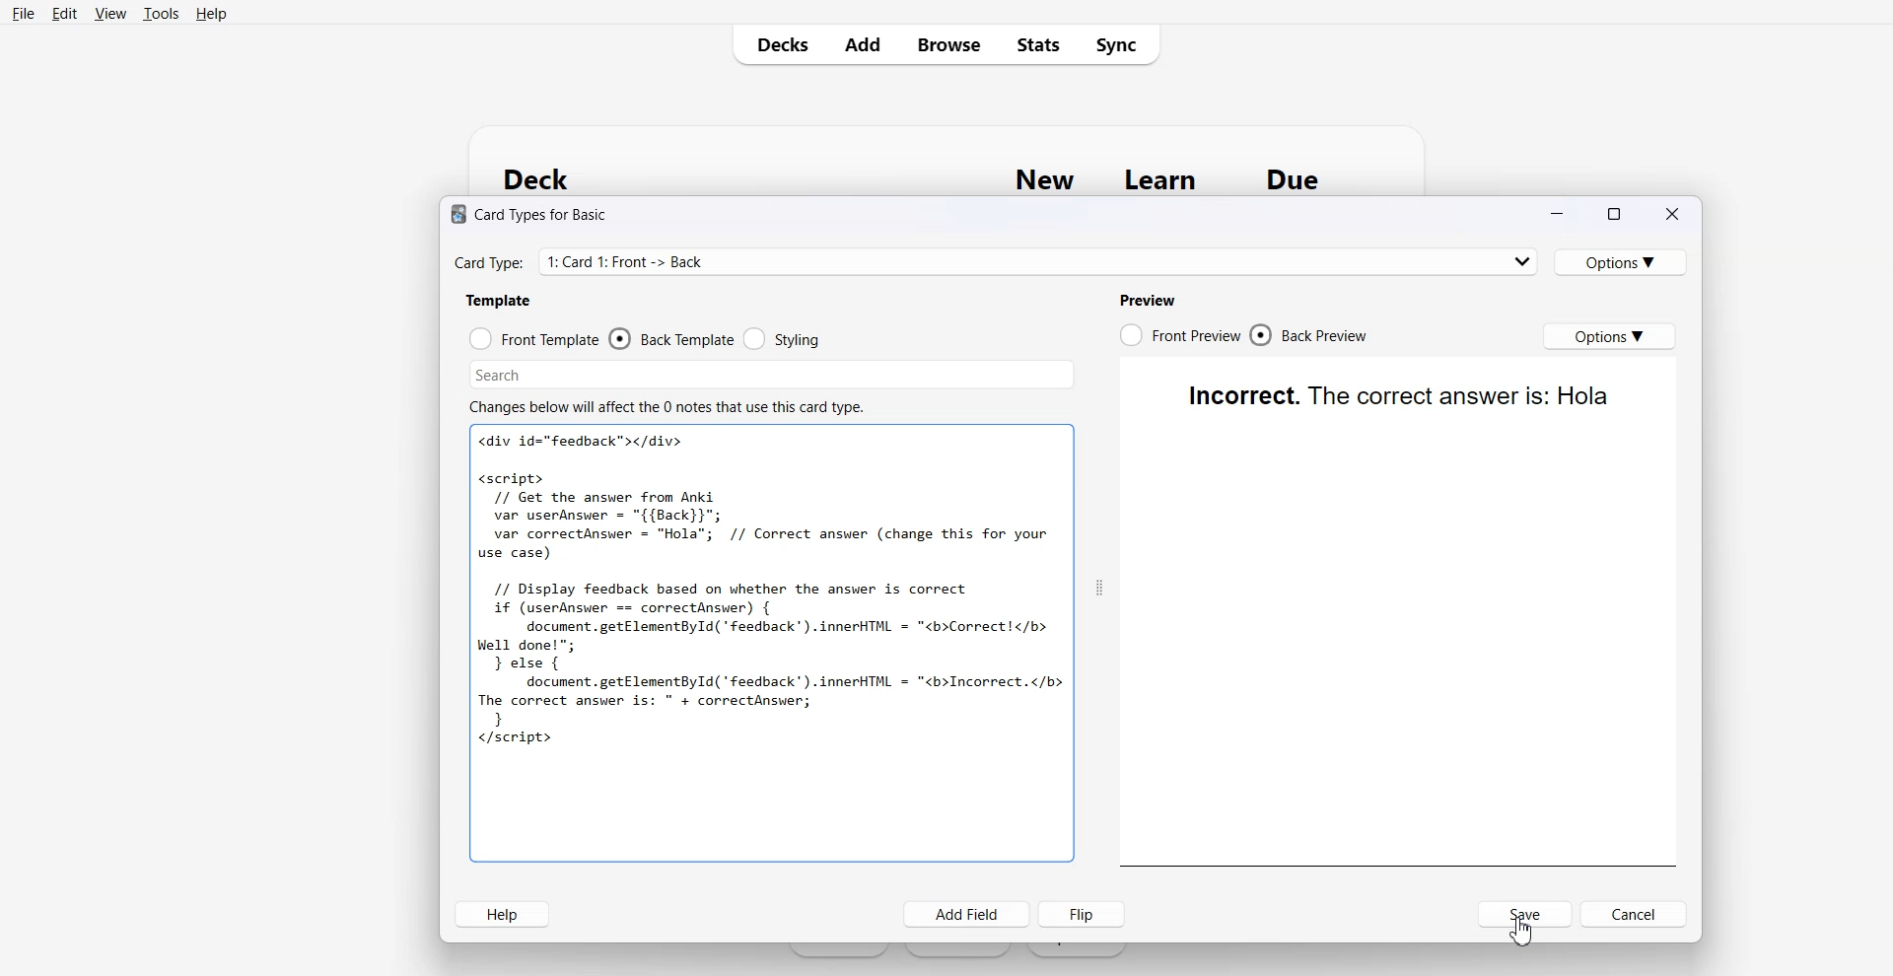 The height and width of the screenshot is (976, 1893). What do you see at coordinates (1621, 262) in the screenshot?
I see `Options` at bounding box center [1621, 262].